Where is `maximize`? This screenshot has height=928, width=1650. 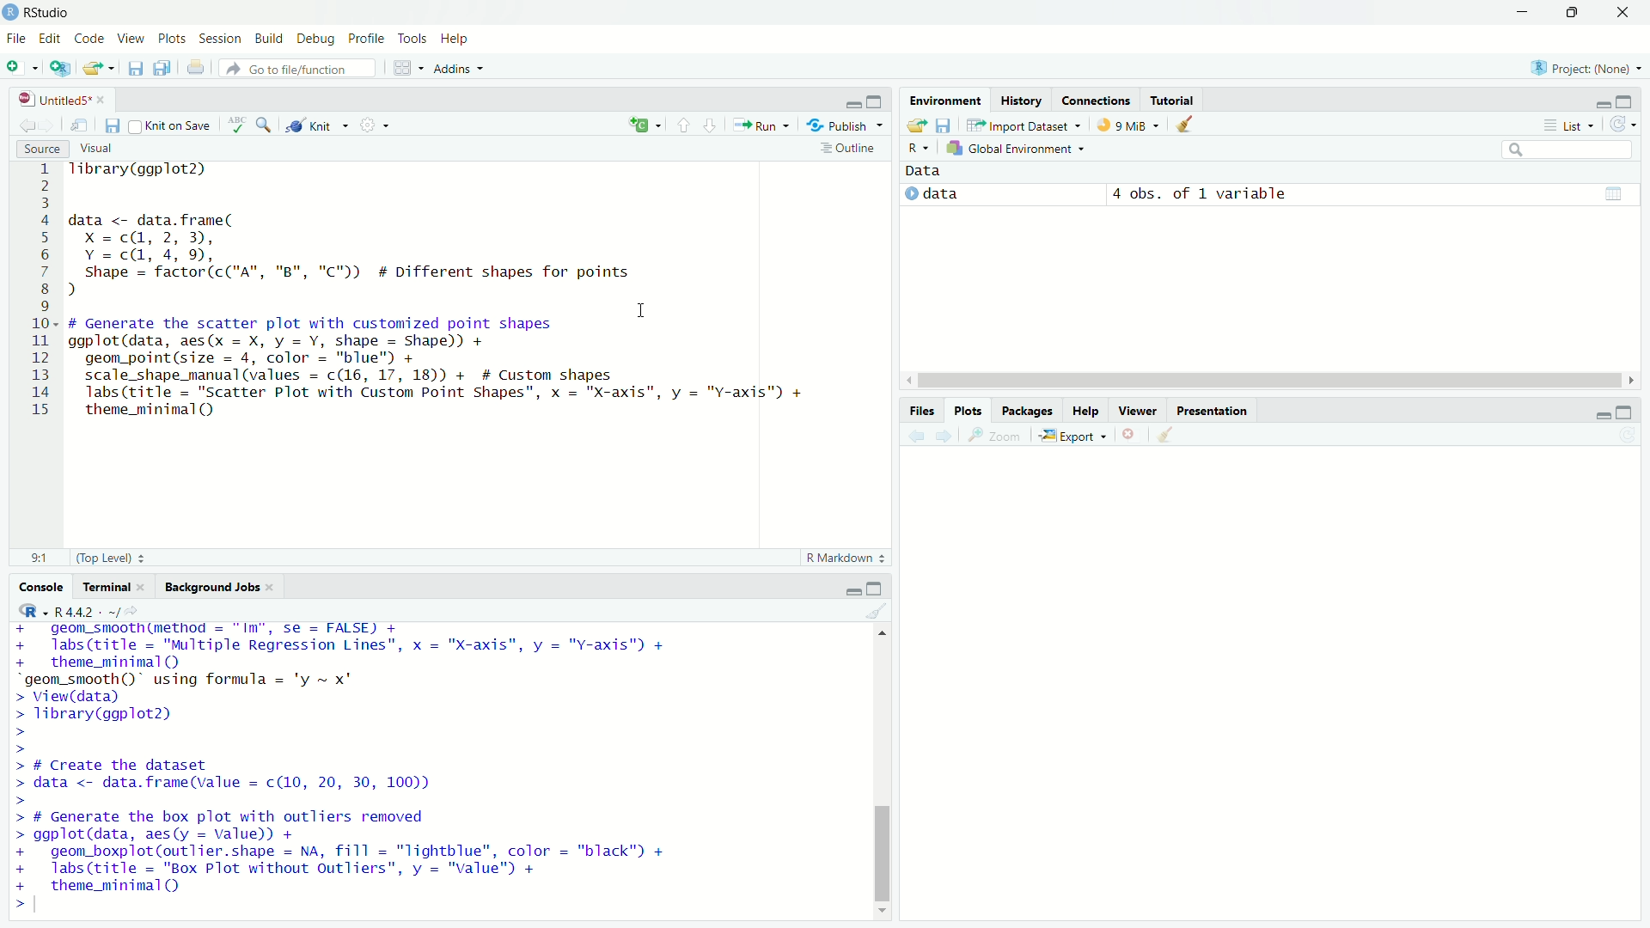 maximize is located at coordinates (875, 589).